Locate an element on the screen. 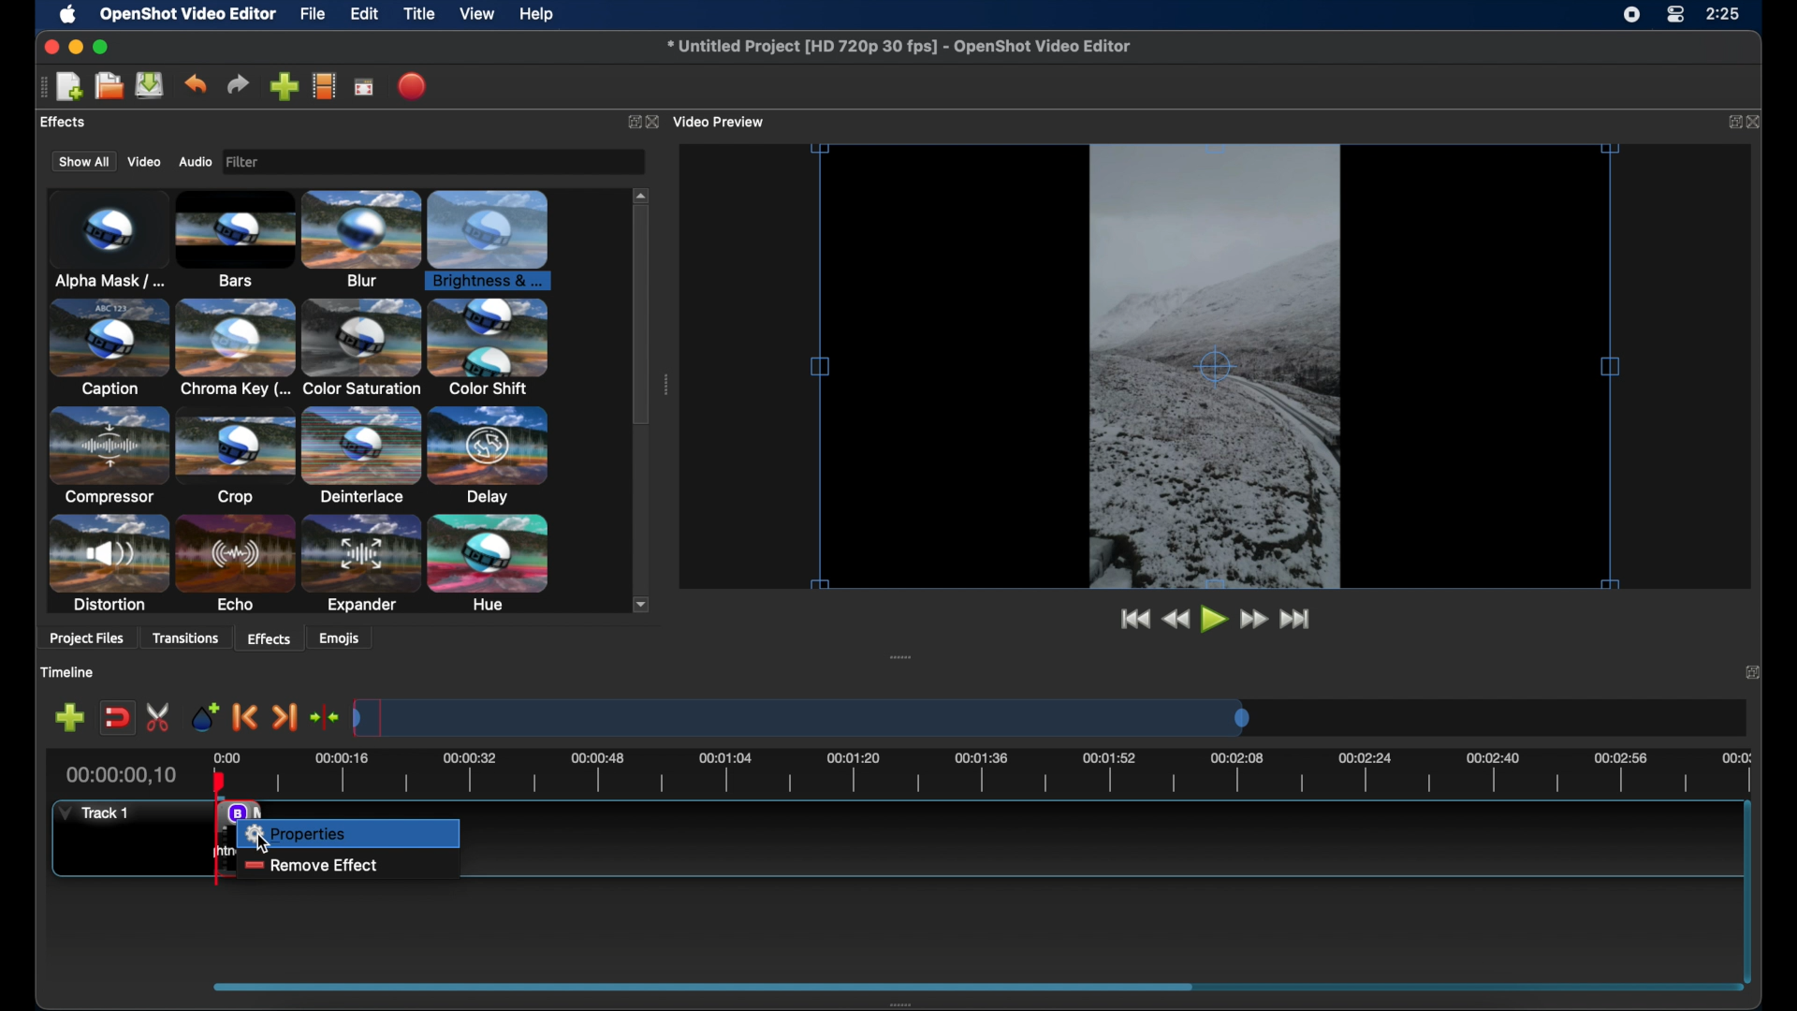 Image resolution: width=1797 pixels, height=1011 pixels. hue is located at coordinates (489, 564).